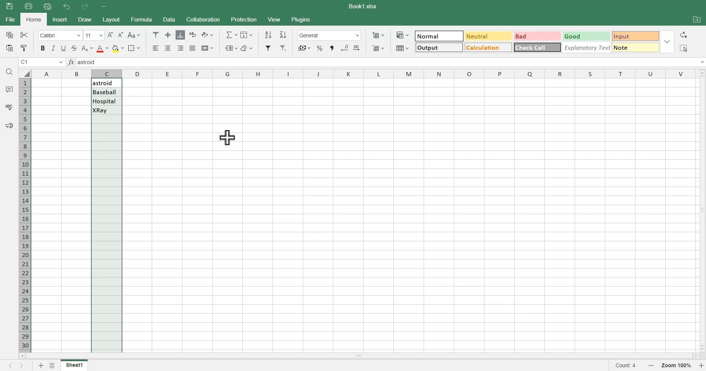  What do you see at coordinates (8, 35) in the screenshot?
I see `Copy` at bounding box center [8, 35].